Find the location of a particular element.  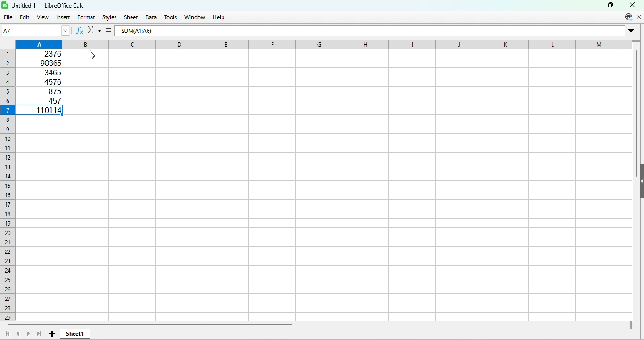

Scroll to last sheet is located at coordinates (39, 334).